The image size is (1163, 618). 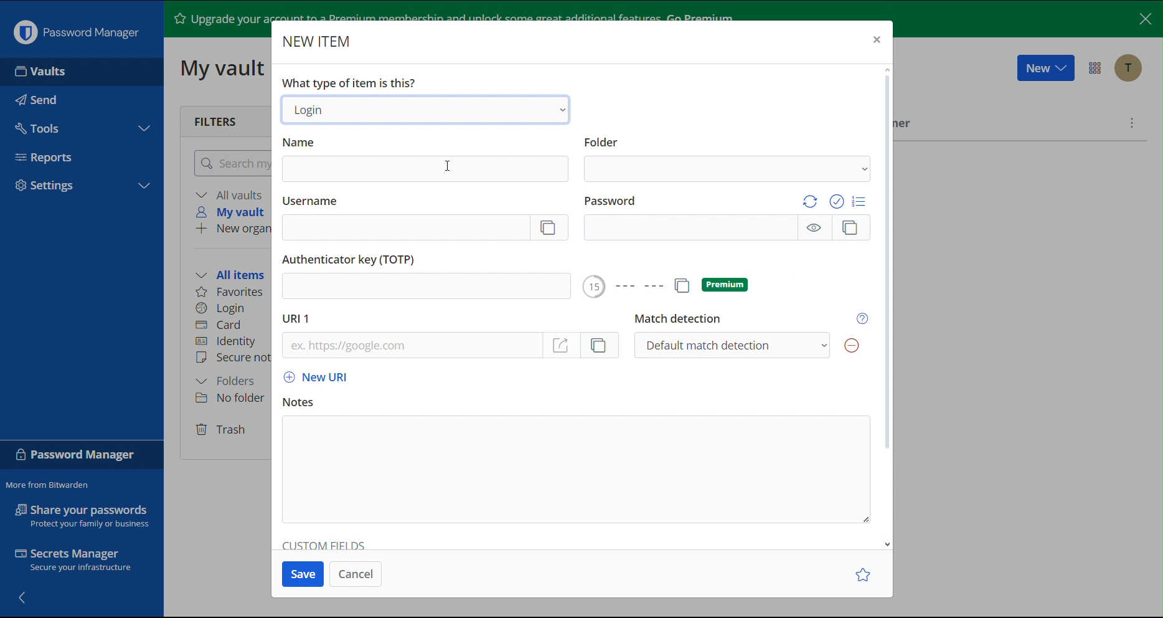 I want to click on Trash, so click(x=223, y=430).